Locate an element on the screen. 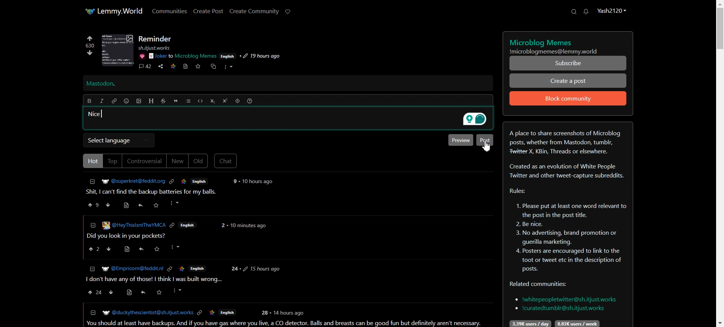  10 minutes ago is located at coordinates (248, 226).